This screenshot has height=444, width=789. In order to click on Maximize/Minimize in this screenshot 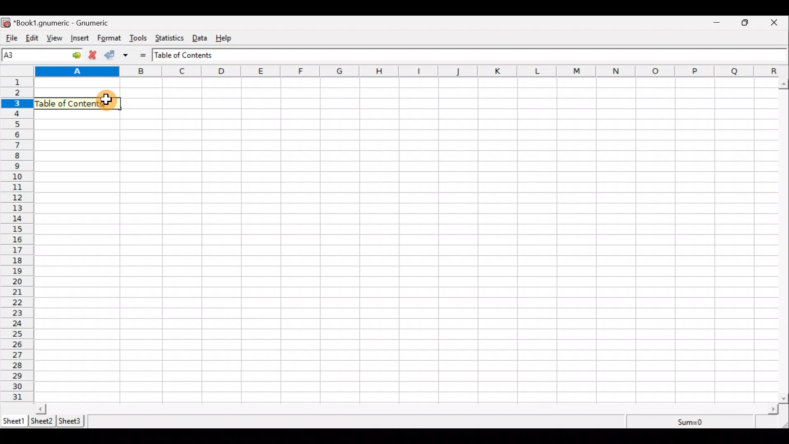, I will do `click(747, 23)`.